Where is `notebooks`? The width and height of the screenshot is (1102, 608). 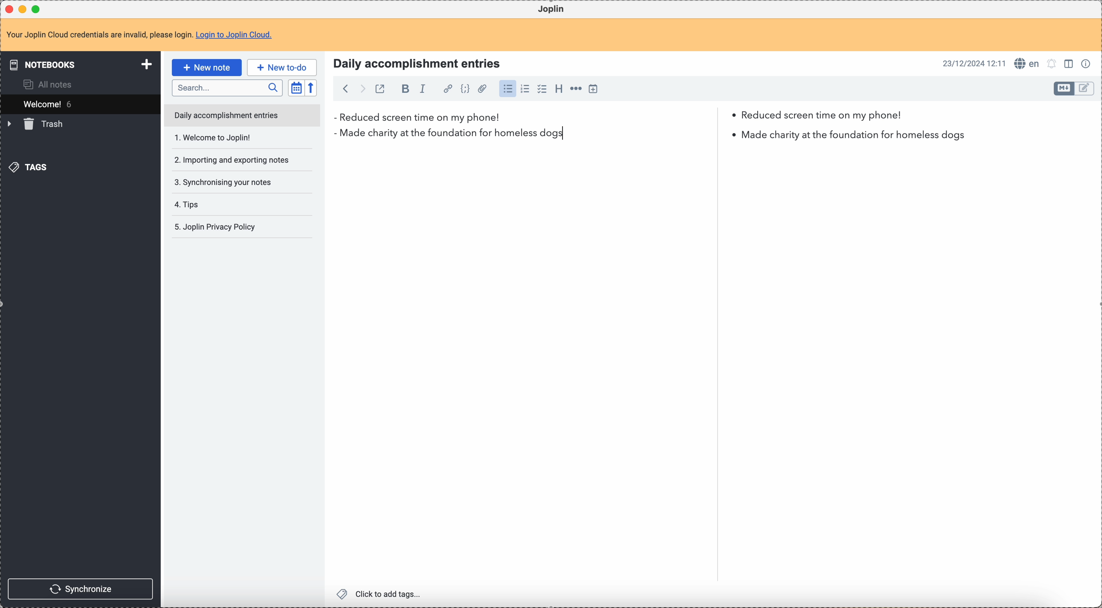 notebooks is located at coordinates (79, 64).